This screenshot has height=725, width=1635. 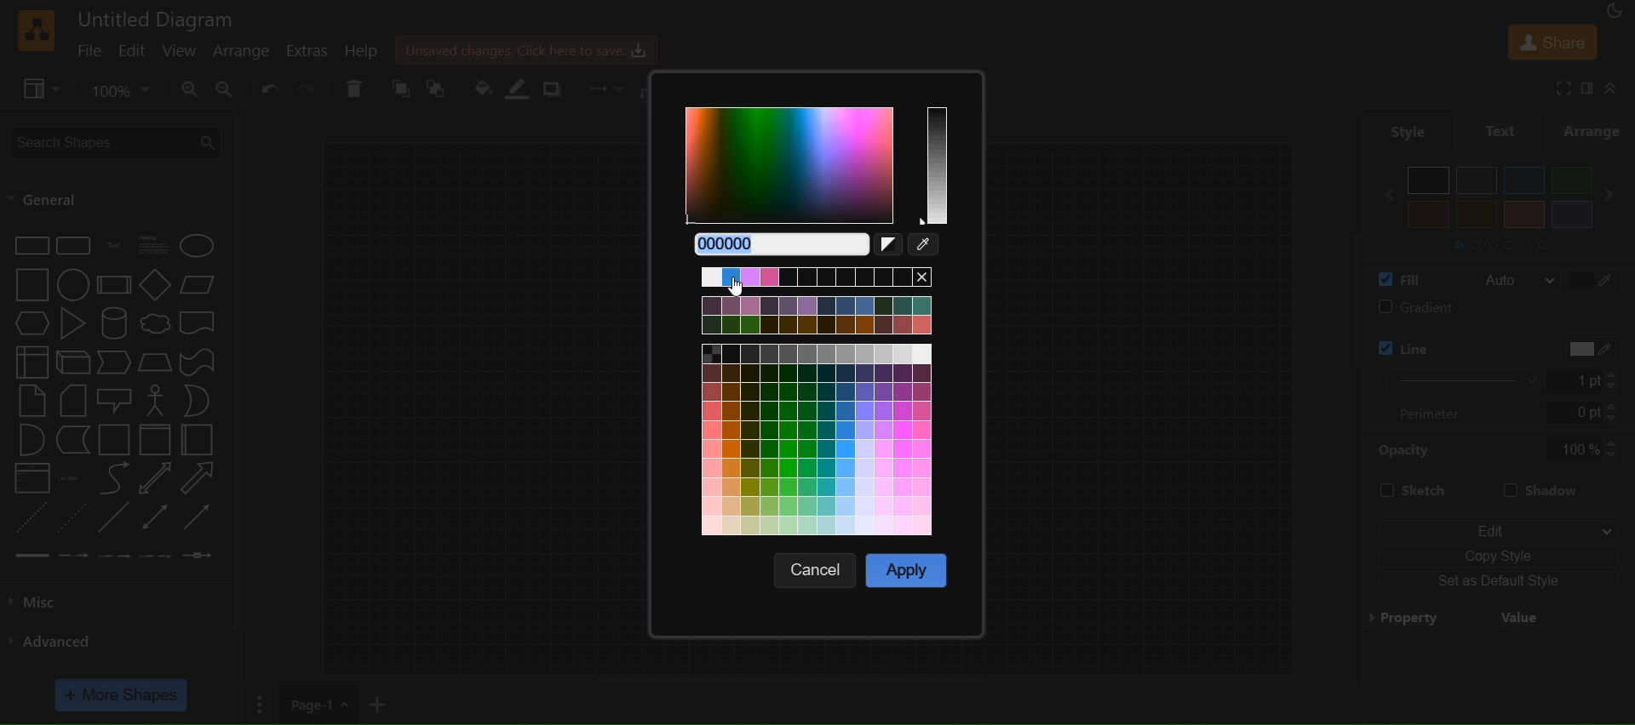 What do you see at coordinates (34, 323) in the screenshot?
I see `hexagon` at bounding box center [34, 323].